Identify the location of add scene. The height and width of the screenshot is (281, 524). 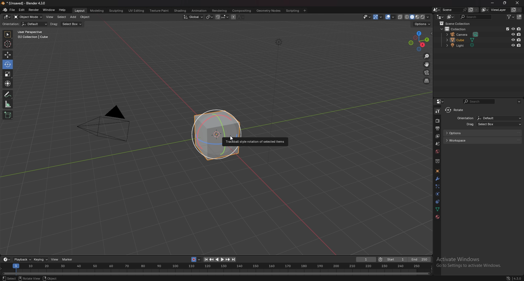
(471, 10).